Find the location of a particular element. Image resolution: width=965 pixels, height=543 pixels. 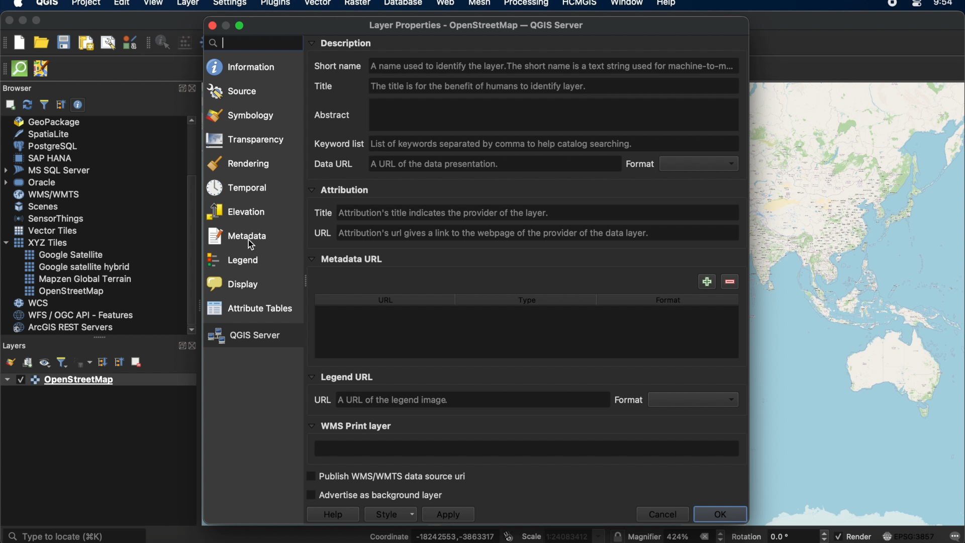

close is located at coordinates (7, 21).